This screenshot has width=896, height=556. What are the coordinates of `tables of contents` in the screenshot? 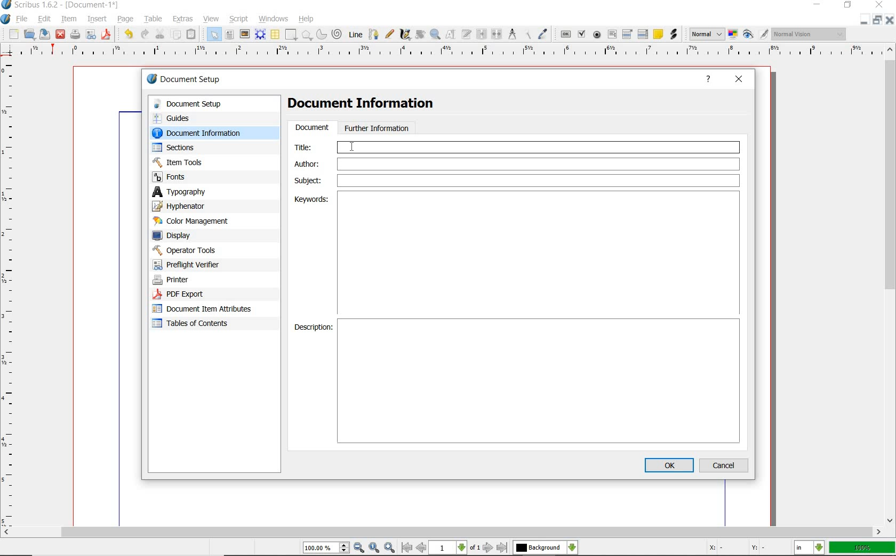 It's located at (197, 324).